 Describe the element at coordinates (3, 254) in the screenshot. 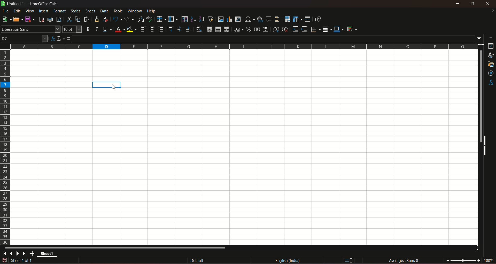

I see `scroll to first` at that location.